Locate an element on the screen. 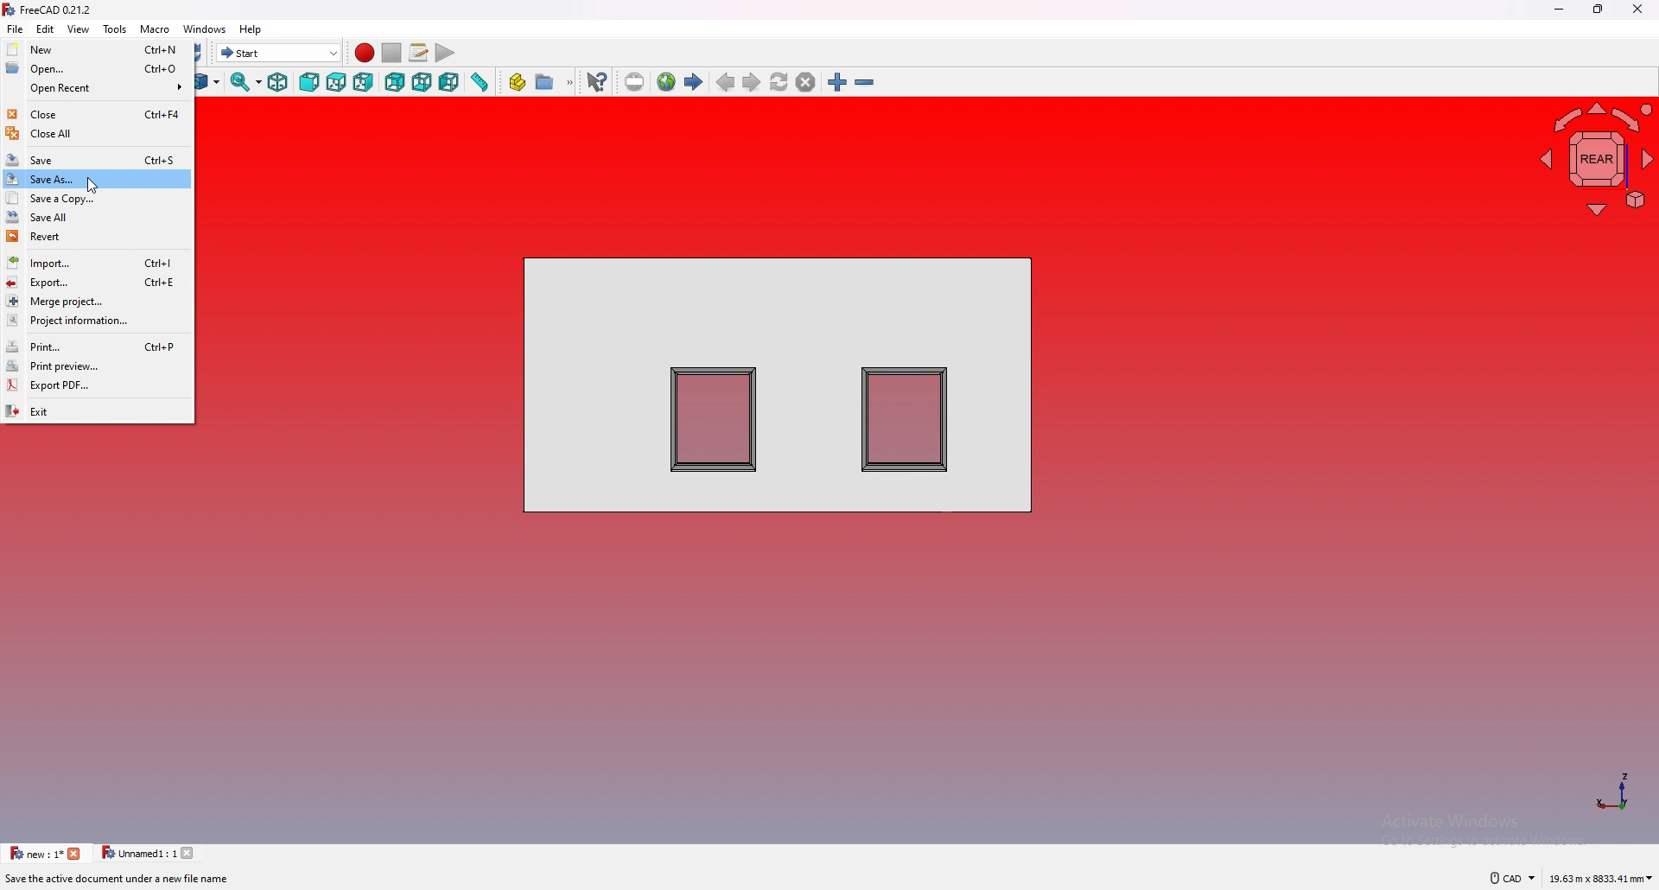 The height and width of the screenshot is (890, 1659). print preview is located at coordinates (96, 366).